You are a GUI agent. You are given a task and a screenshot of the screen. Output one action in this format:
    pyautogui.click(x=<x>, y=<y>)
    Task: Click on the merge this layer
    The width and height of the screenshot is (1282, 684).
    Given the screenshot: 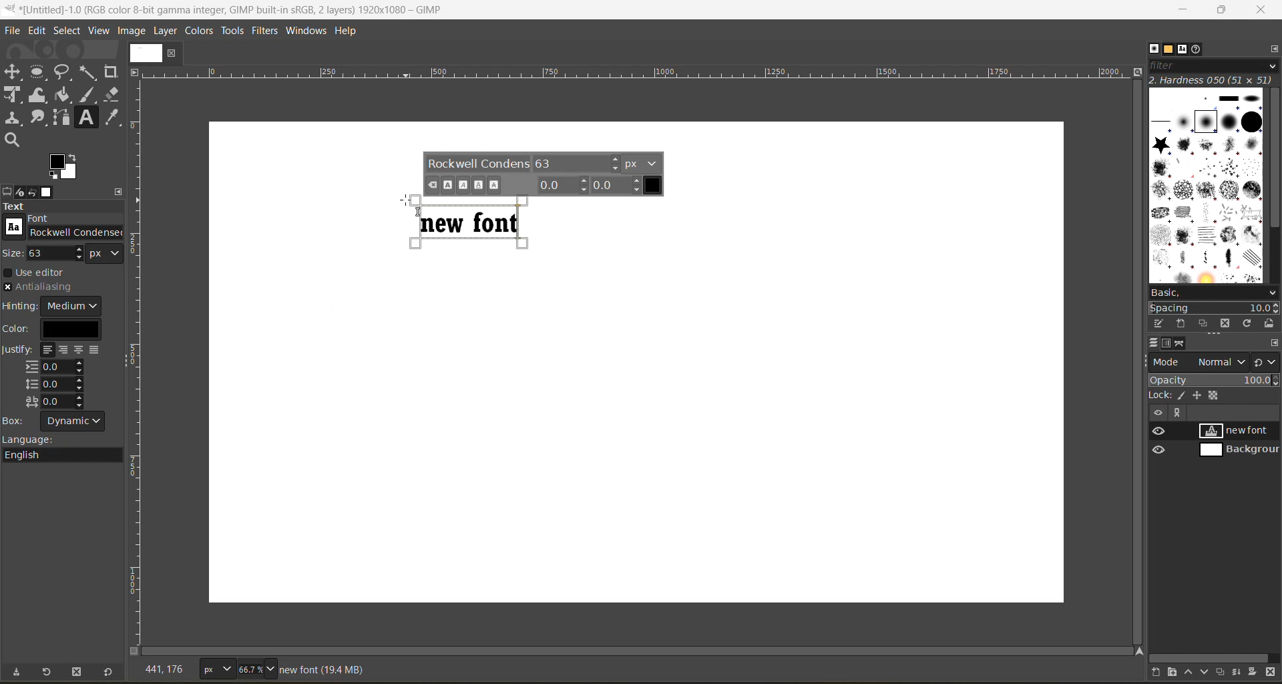 What is the action you would take?
    pyautogui.click(x=1241, y=673)
    